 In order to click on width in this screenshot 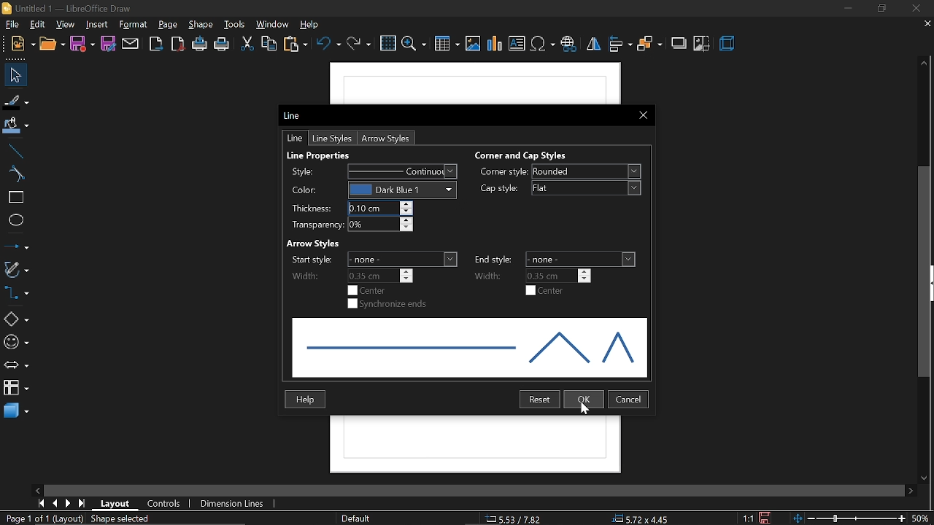, I will do `click(492, 275)`.